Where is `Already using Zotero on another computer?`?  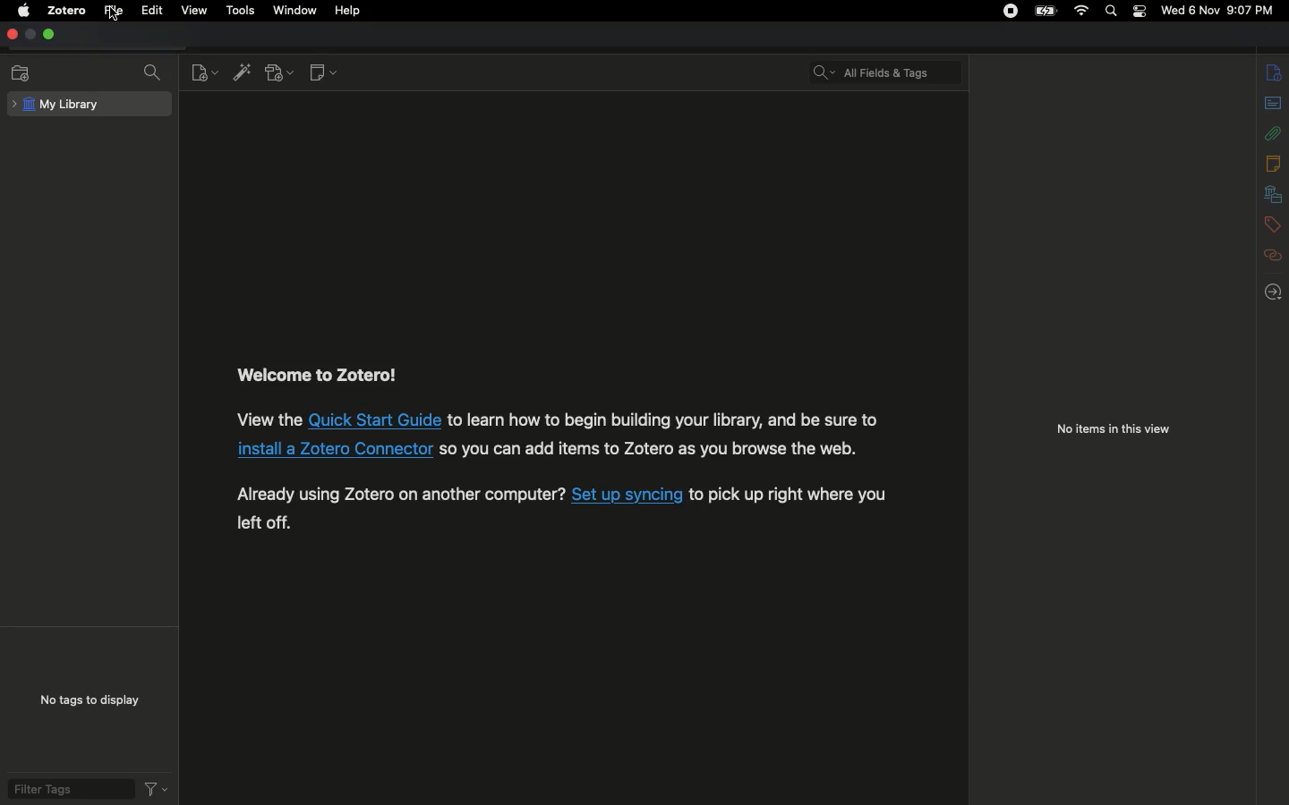 Already using Zotero on another computer? is located at coordinates (401, 494).